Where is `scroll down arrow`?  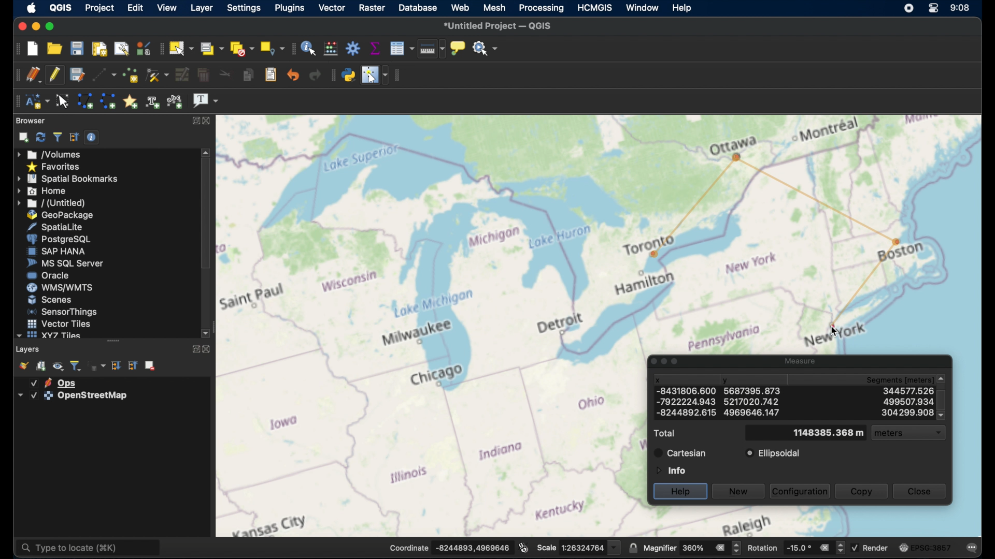
scroll down arrow is located at coordinates (207, 334).